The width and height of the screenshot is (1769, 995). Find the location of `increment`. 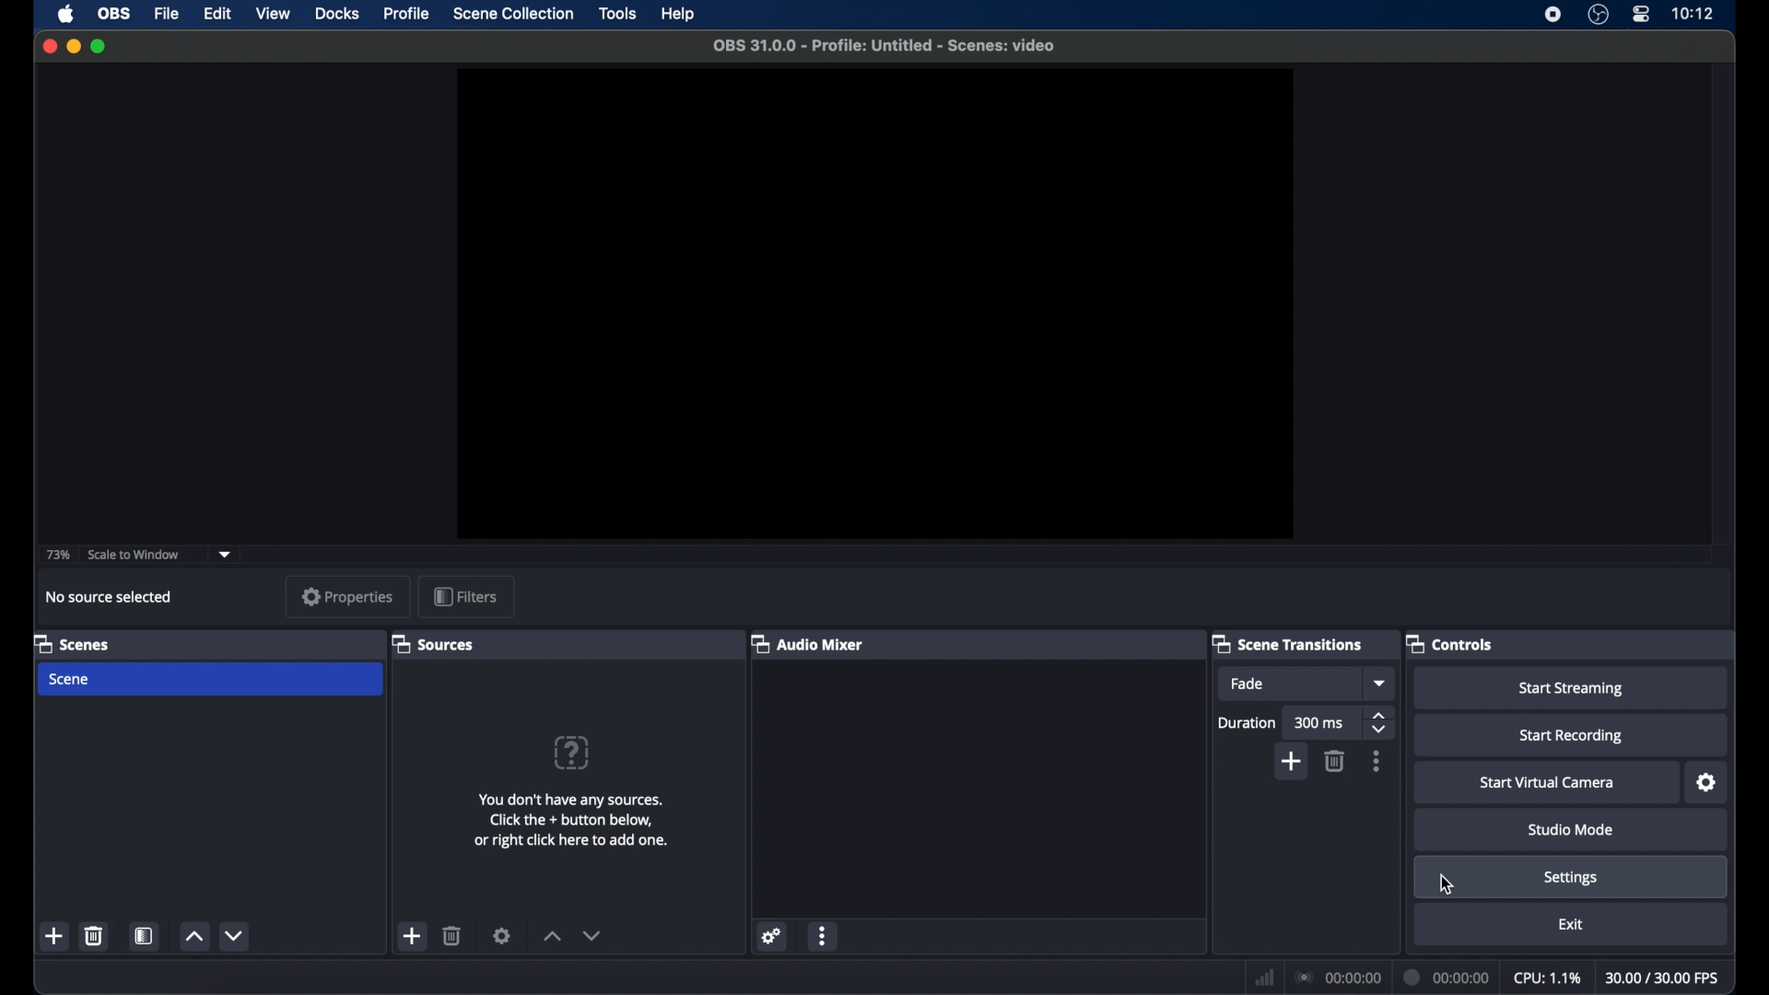

increment is located at coordinates (194, 938).